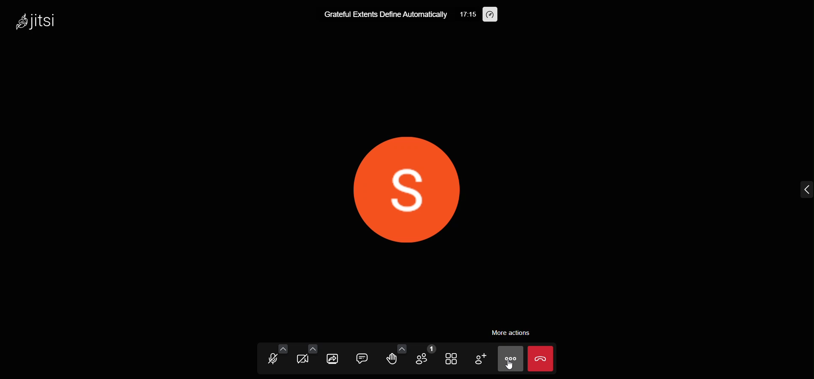 The height and width of the screenshot is (379, 814). What do you see at coordinates (359, 358) in the screenshot?
I see `chat` at bounding box center [359, 358].